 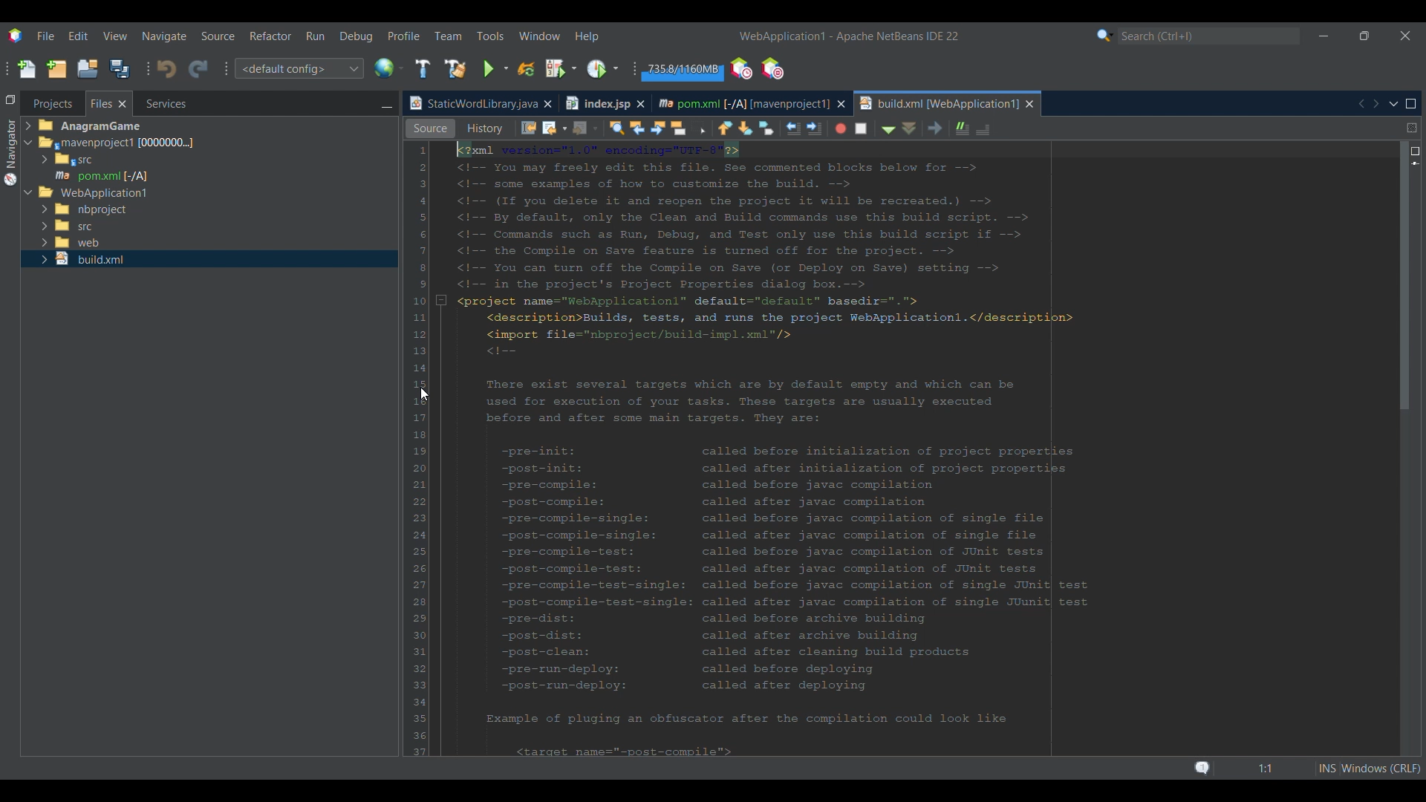 I want to click on Project name added, so click(x=849, y=36).